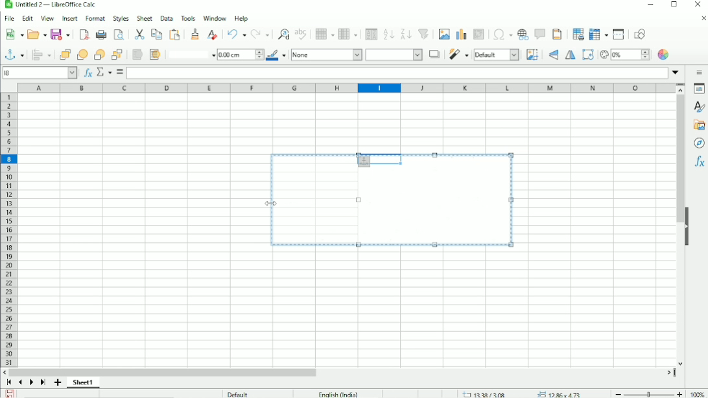 Image resolution: width=708 pixels, height=398 pixels. What do you see at coordinates (571, 56) in the screenshot?
I see `Flip horizontally` at bounding box center [571, 56].